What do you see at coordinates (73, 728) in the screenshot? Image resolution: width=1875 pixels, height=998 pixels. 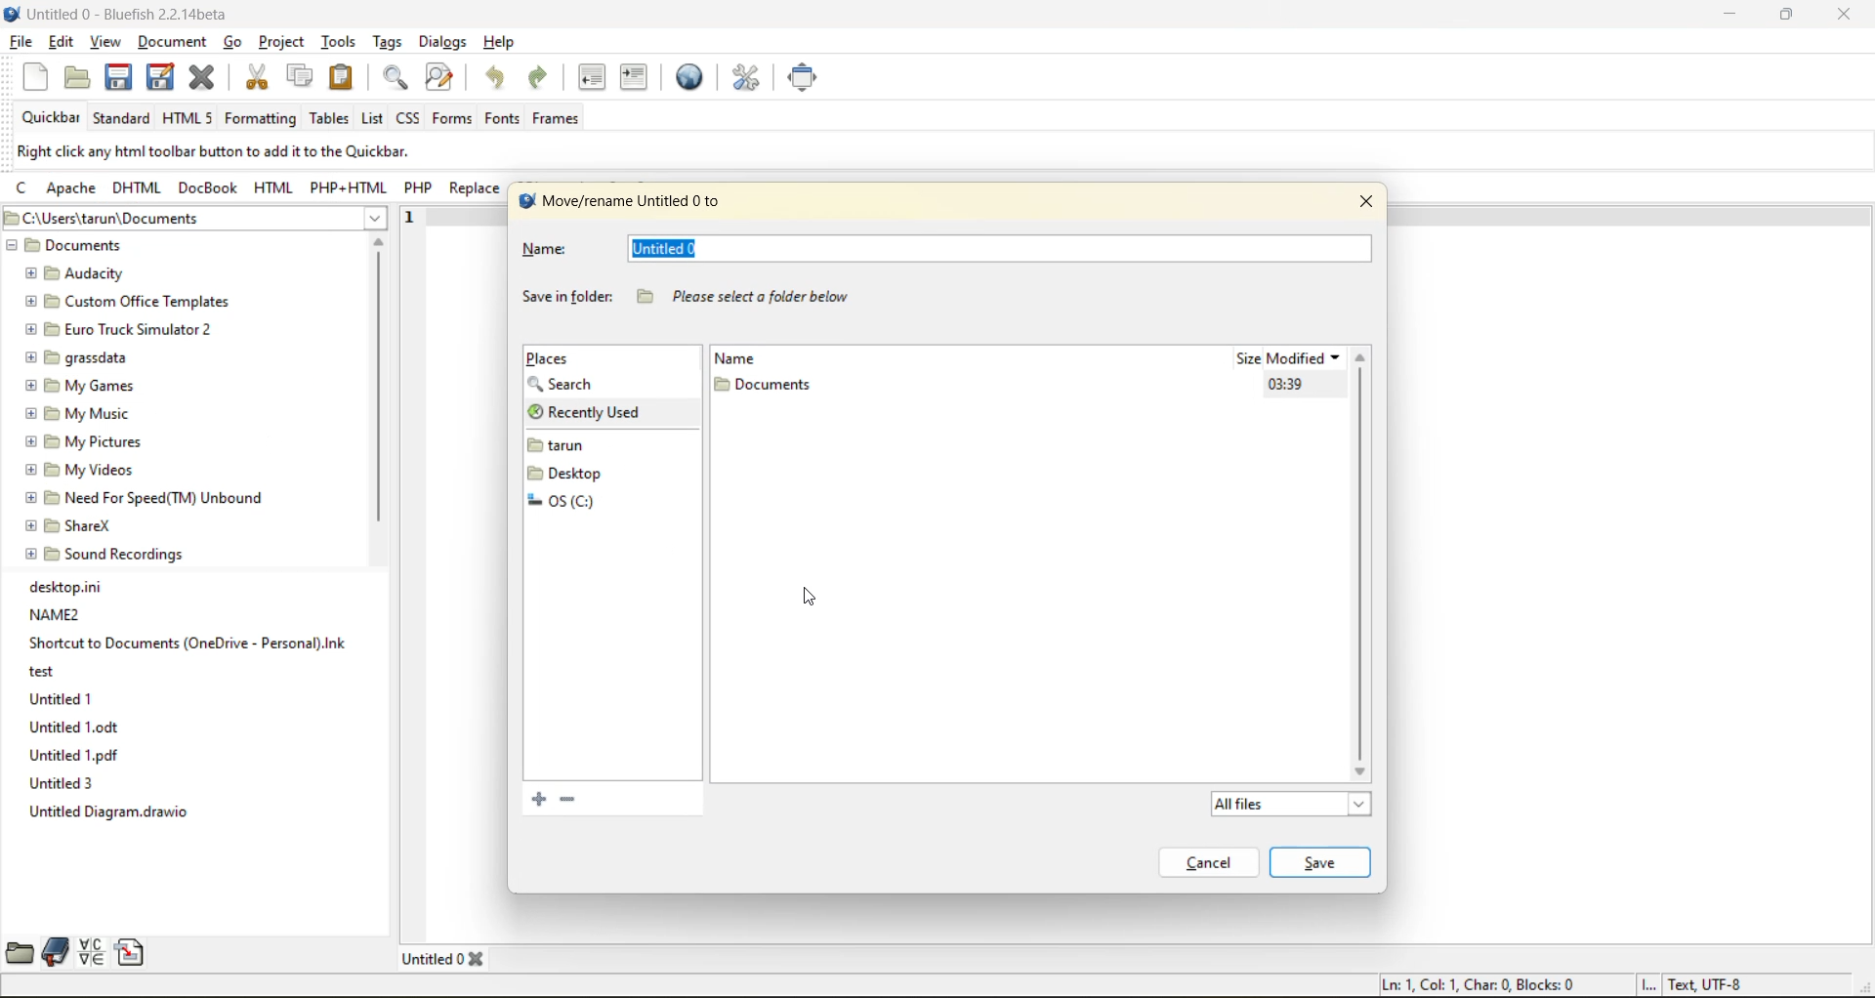 I see `Untitled1.odt` at bounding box center [73, 728].